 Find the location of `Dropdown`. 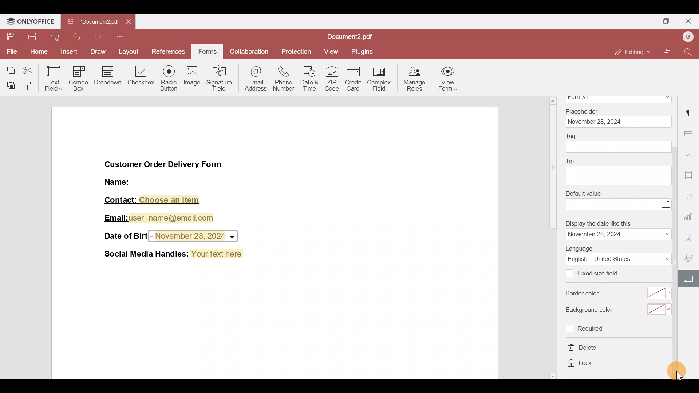

Dropdown is located at coordinates (108, 77).